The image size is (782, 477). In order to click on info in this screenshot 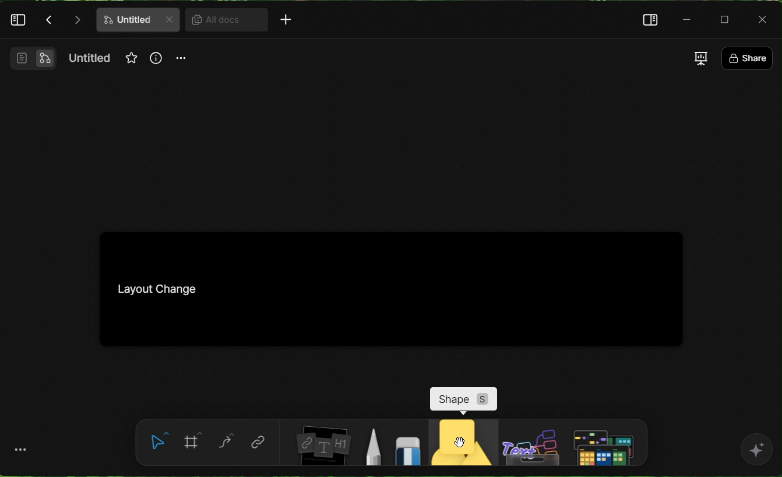, I will do `click(155, 64)`.